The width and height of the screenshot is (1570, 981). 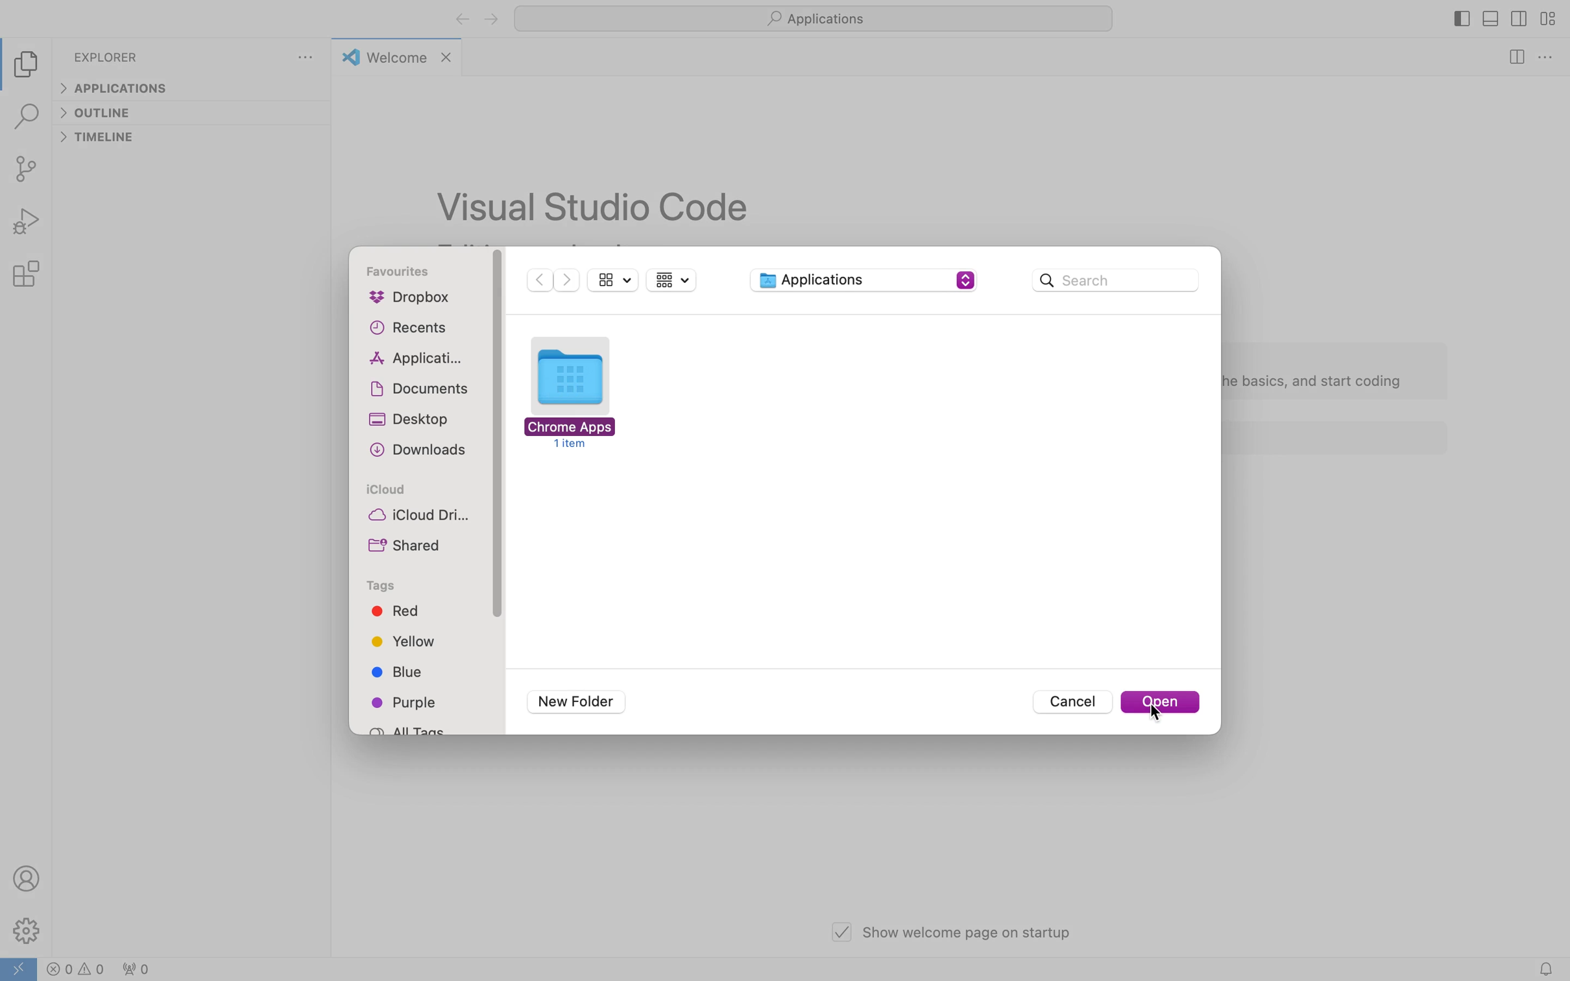 I want to click on search, so click(x=27, y=119).